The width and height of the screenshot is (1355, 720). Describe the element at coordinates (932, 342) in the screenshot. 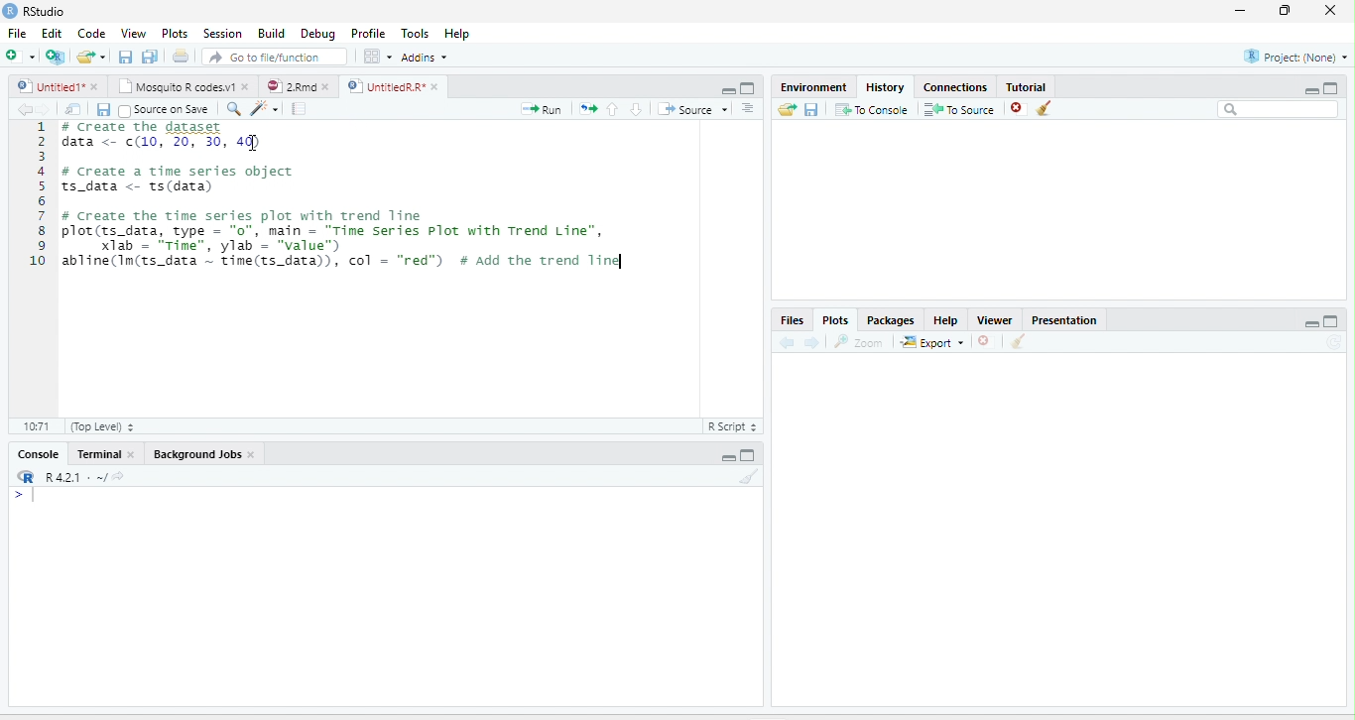

I see `Export` at that location.